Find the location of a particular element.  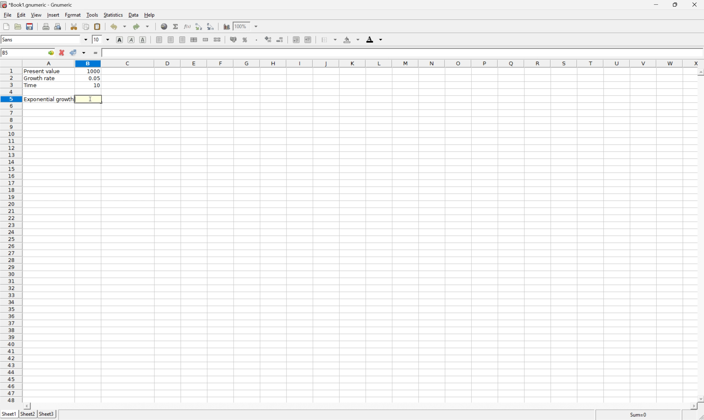

Drop Down is located at coordinates (108, 40).